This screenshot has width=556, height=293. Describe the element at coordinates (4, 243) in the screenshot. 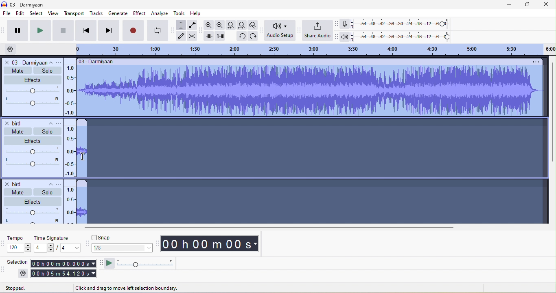

I see `audacity time selection toolbar` at that location.